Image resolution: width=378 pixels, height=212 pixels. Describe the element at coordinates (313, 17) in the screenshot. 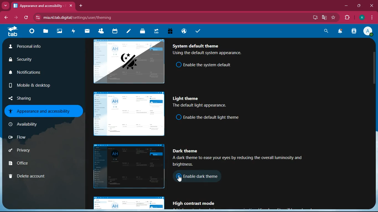

I see `desktop` at that location.